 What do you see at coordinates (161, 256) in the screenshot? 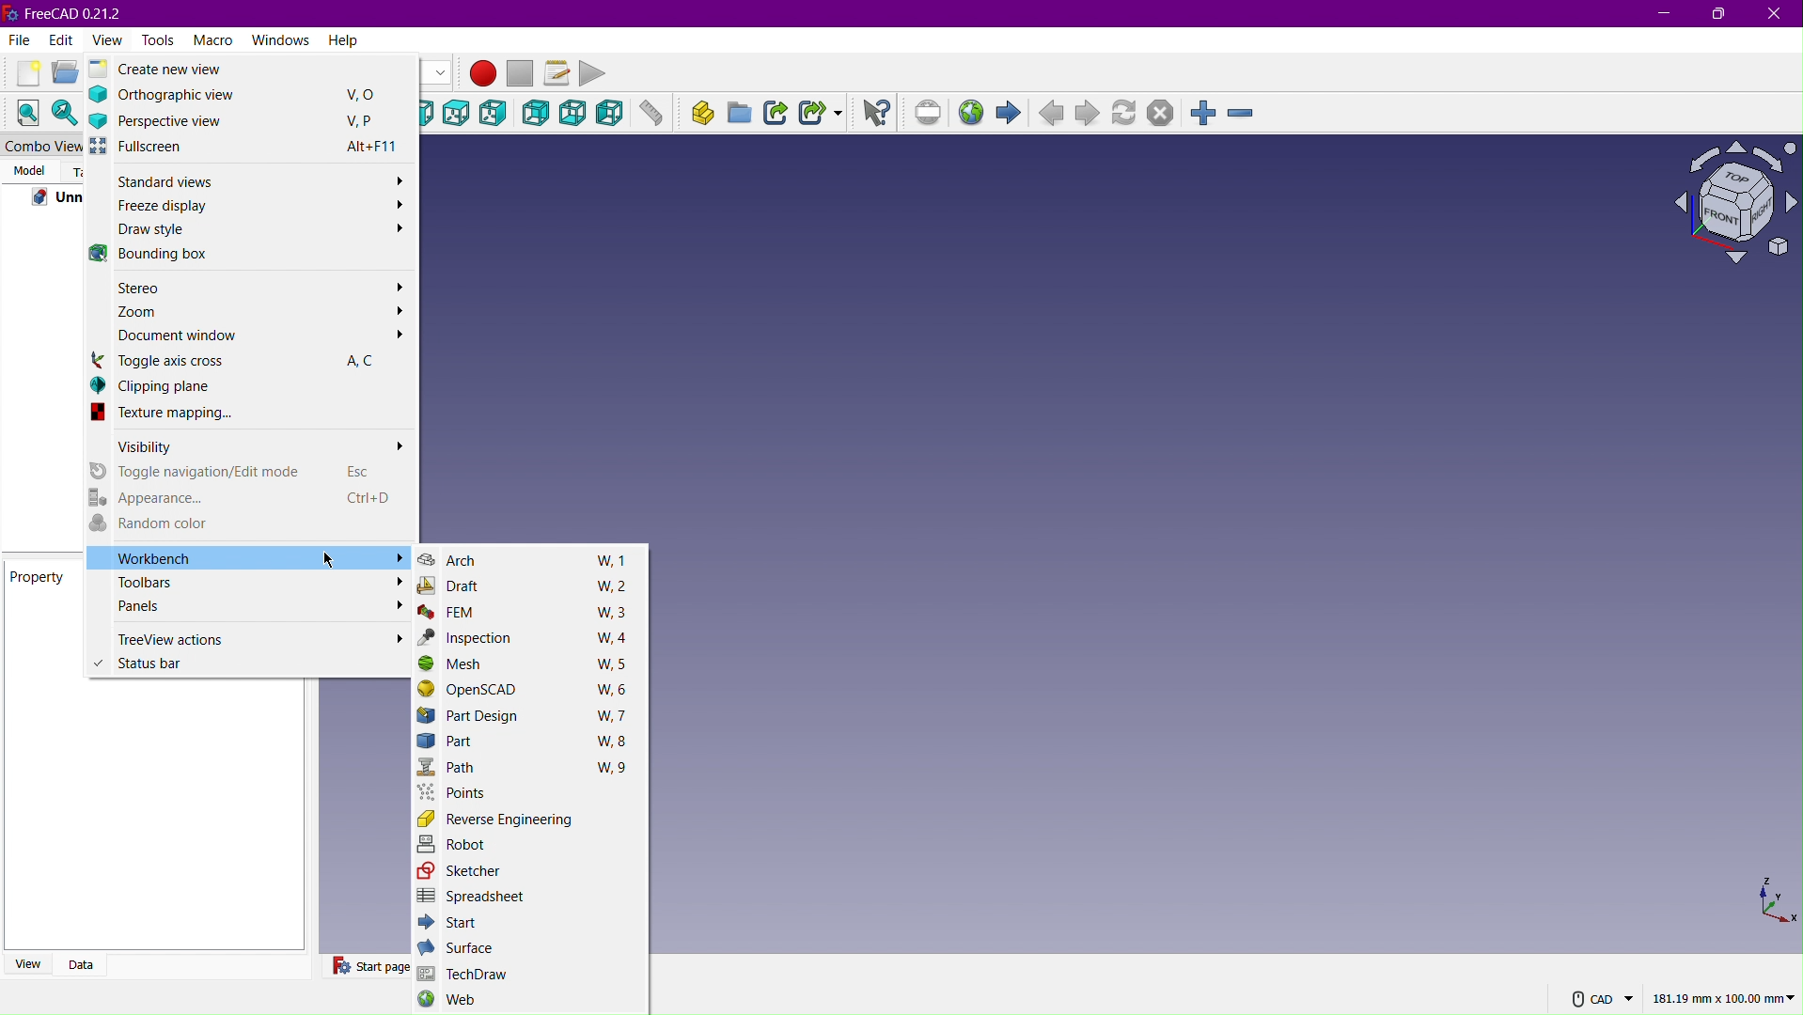
I see `Bounding Box` at bounding box center [161, 256].